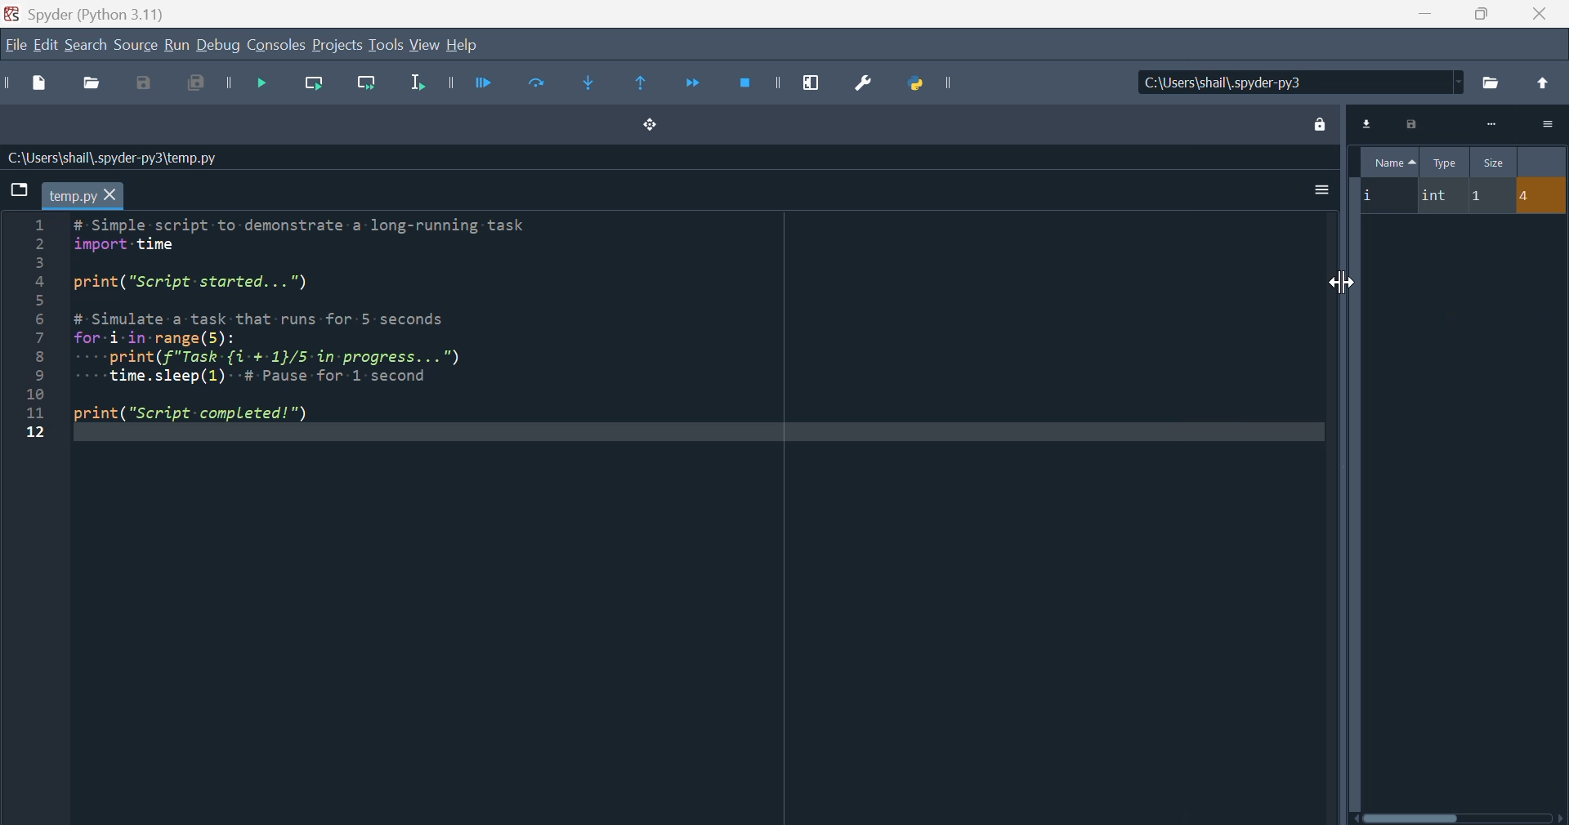  I want to click on browse tabs, so click(19, 190).